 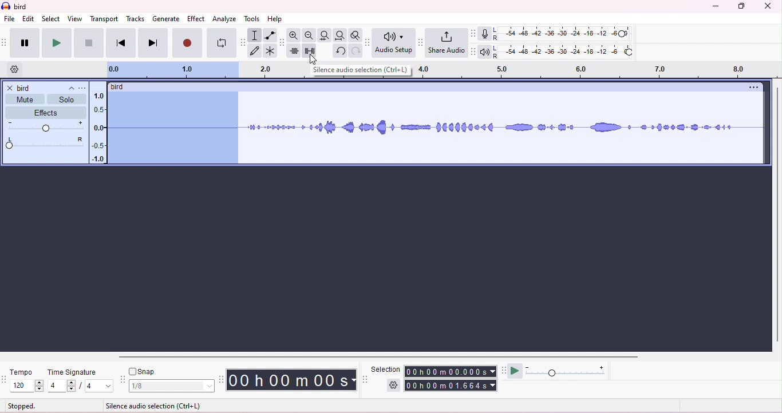 I want to click on pan, so click(x=45, y=143).